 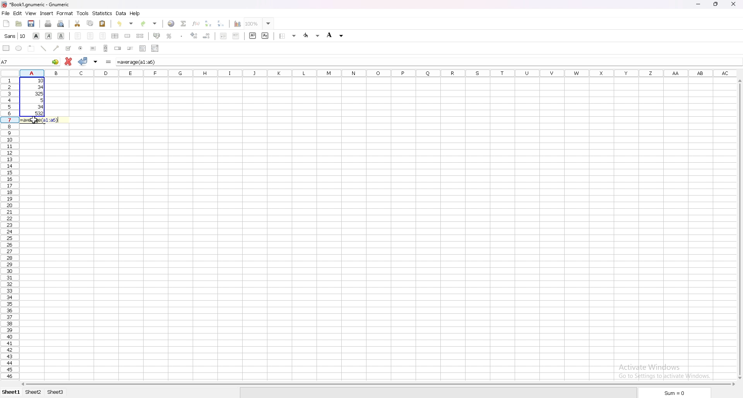 What do you see at coordinates (221, 23) in the screenshot?
I see `sort descending` at bounding box center [221, 23].